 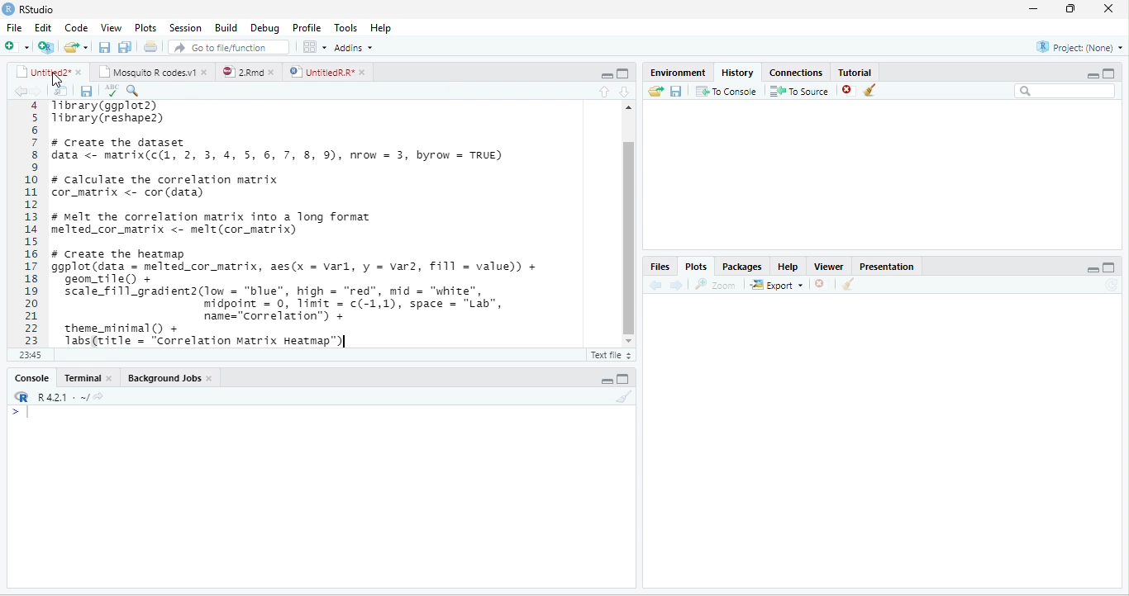 What do you see at coordinates (844, 91) in the screenshot?
I see `close` at bounding box center [844, 91].